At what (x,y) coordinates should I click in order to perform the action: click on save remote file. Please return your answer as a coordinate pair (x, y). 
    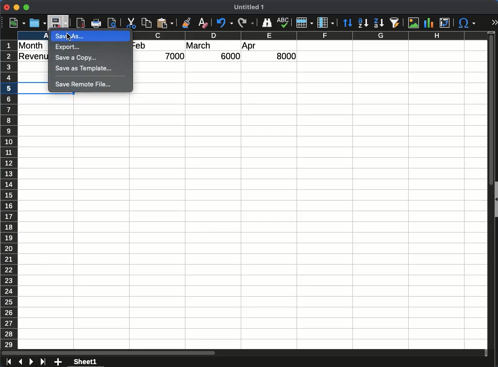
    Looking at the image, I should click on (83, 85).